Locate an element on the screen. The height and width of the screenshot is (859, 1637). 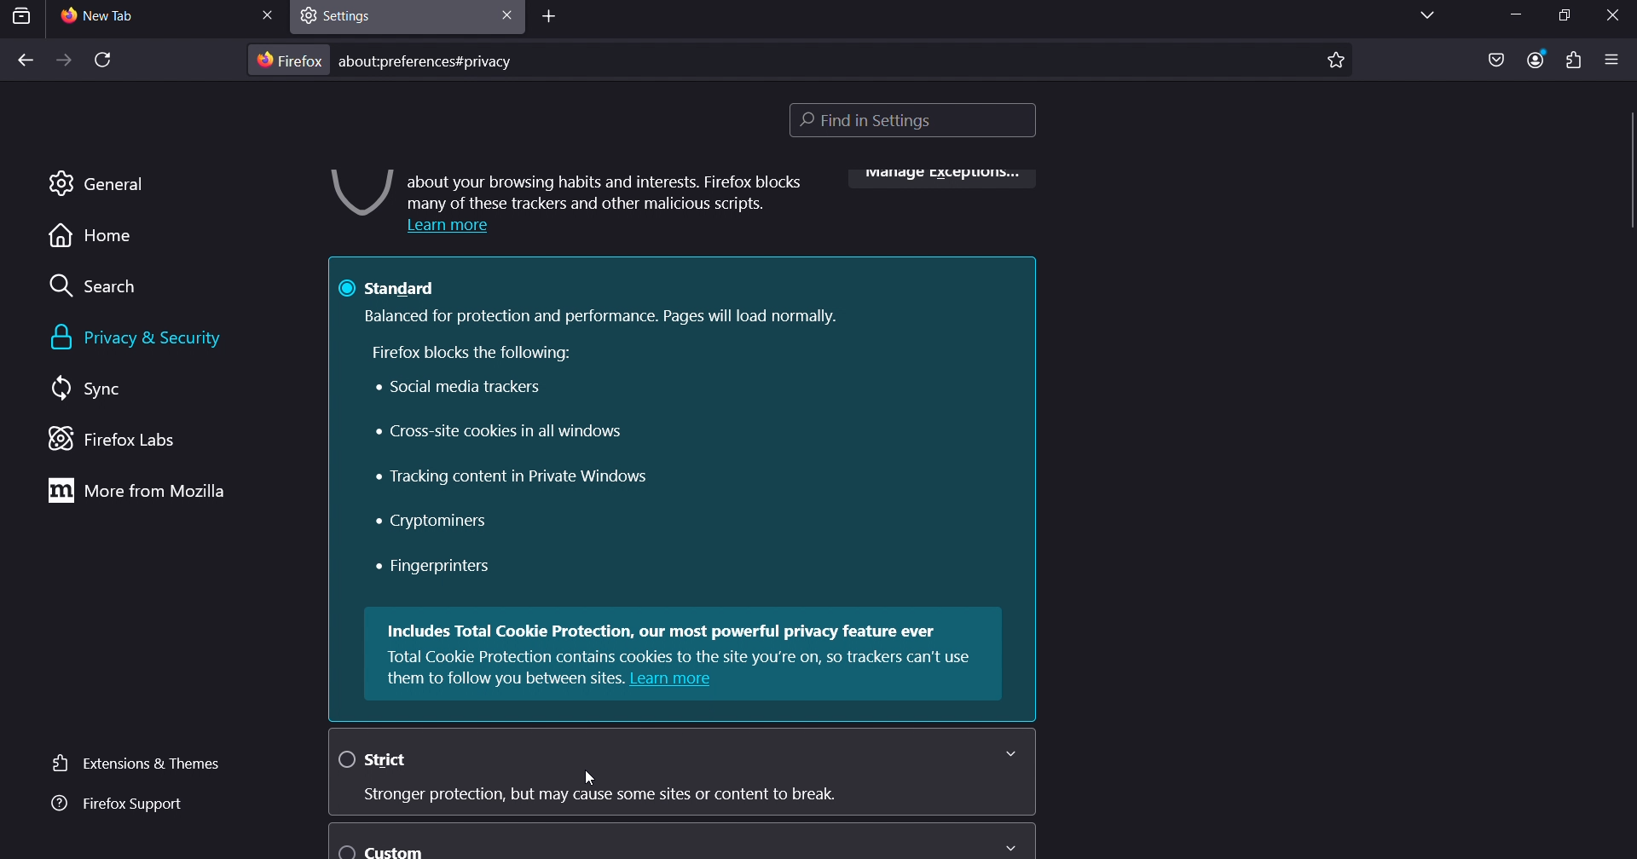
save as pocket is located at coordinates (1495, 61).